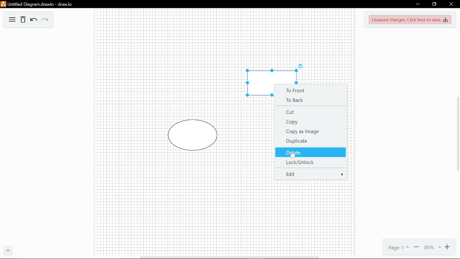  I want to click on To front, so click(311, 90).